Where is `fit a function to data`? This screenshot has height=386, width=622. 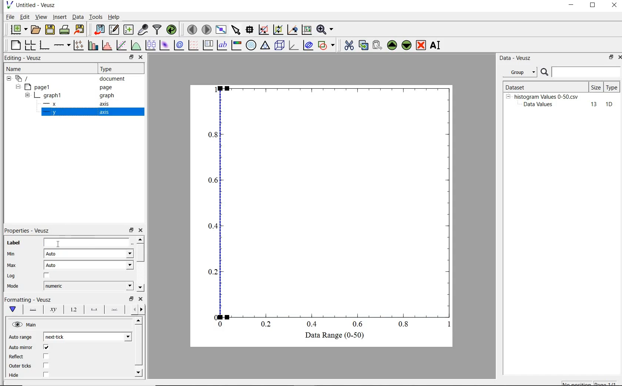 fit a function to data is located at coordinates (122, 45).